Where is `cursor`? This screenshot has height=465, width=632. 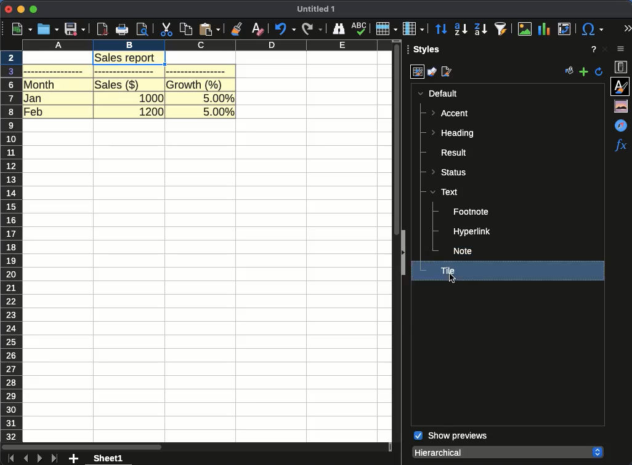 cursor is located at coordinates (455, 280).